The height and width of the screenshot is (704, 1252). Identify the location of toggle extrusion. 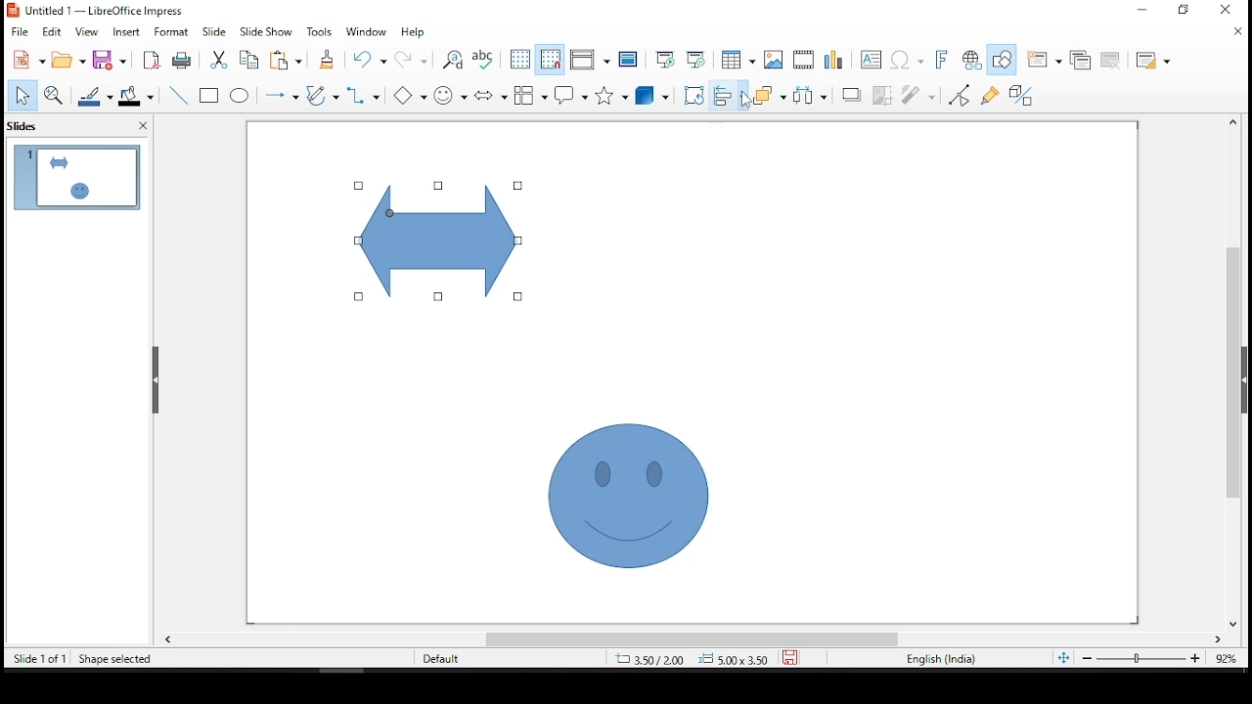
(1020, 95).